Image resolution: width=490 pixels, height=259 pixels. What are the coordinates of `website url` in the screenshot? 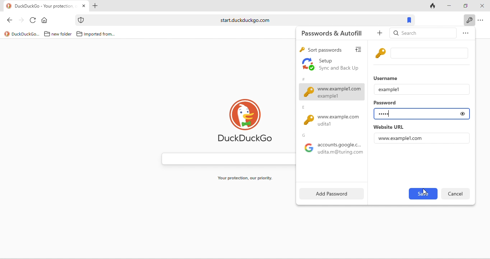 It's located at (388, 127).